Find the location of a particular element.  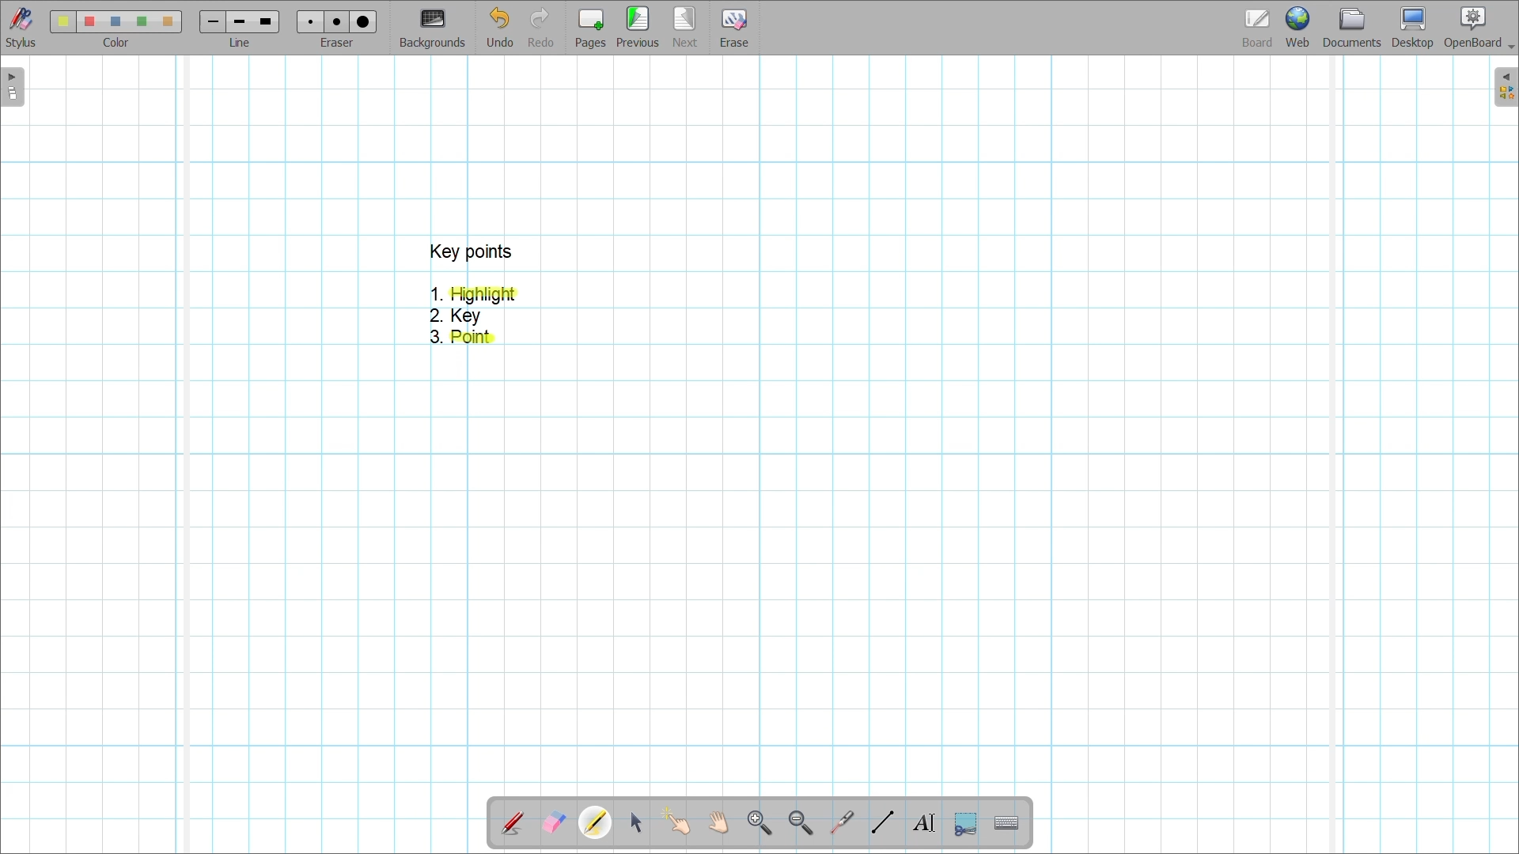

line 3 is located at coordinates (264, 21).